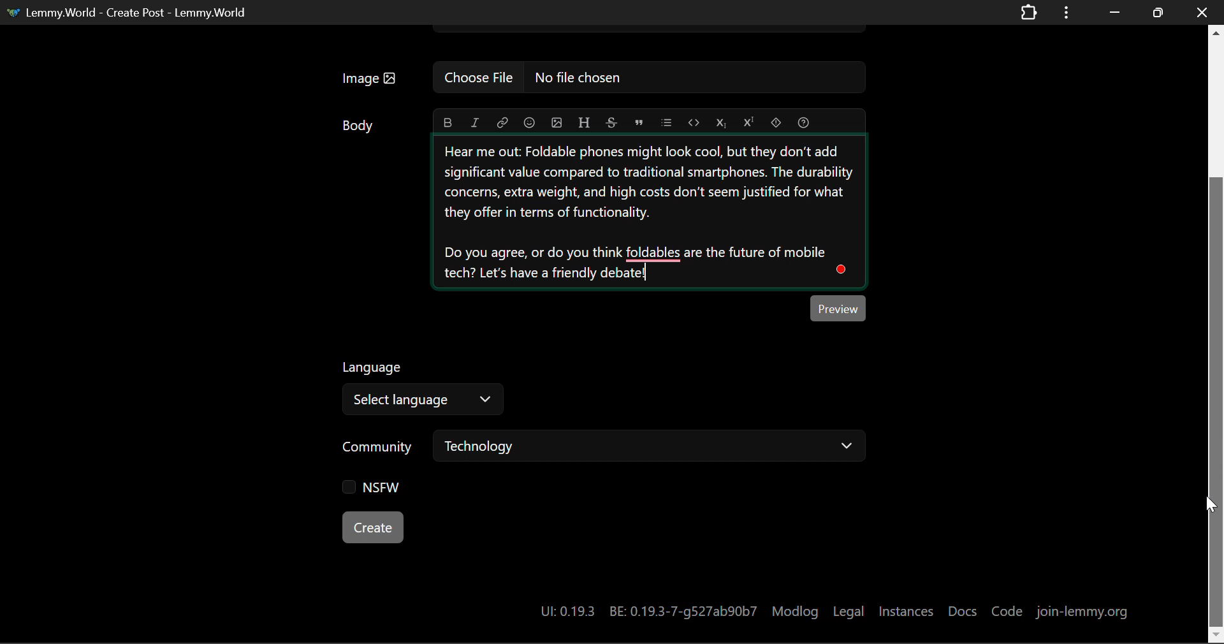 This screenshot has height=644, width=1224. What do you see at coordinates (667, 121) in the screenshot?
I see `list` at bounding box center [667, 121].